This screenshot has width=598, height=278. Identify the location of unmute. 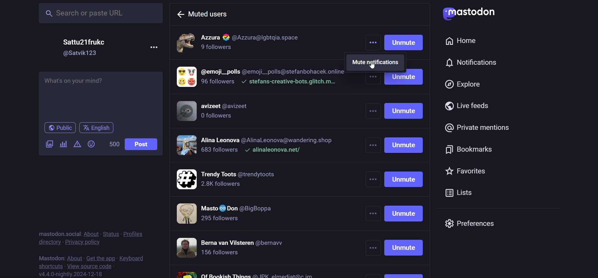
(406, 172).